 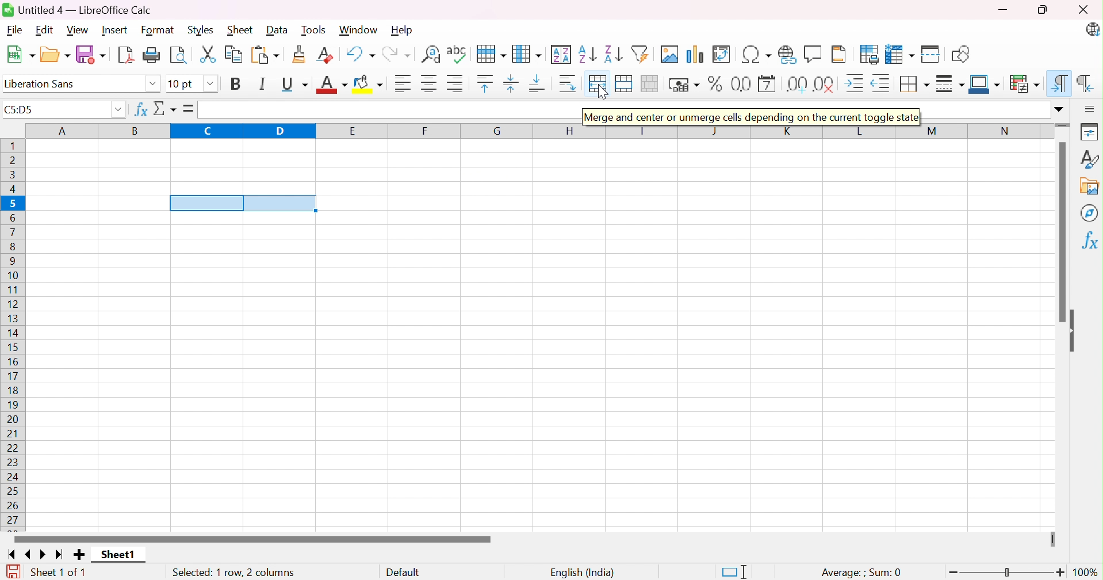 I want to click on Right-To-Left, so click(x=1085, y=81).